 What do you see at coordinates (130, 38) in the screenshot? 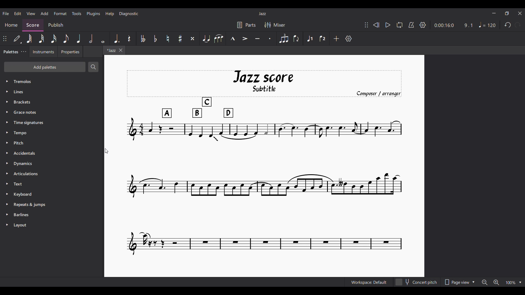
I see `Rest` at bounding box center [130, 38].